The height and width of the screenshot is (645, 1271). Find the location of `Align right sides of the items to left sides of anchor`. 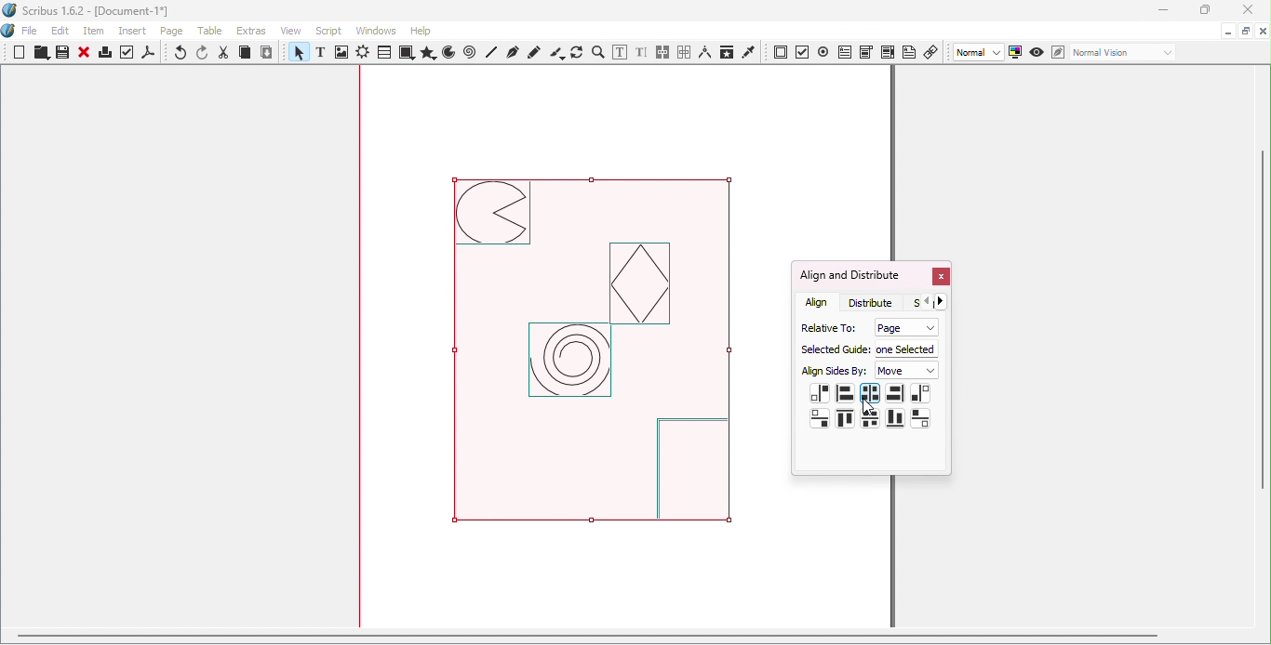

Align right sides of the items to left sides of anchor is located at coordinates (820, 394).